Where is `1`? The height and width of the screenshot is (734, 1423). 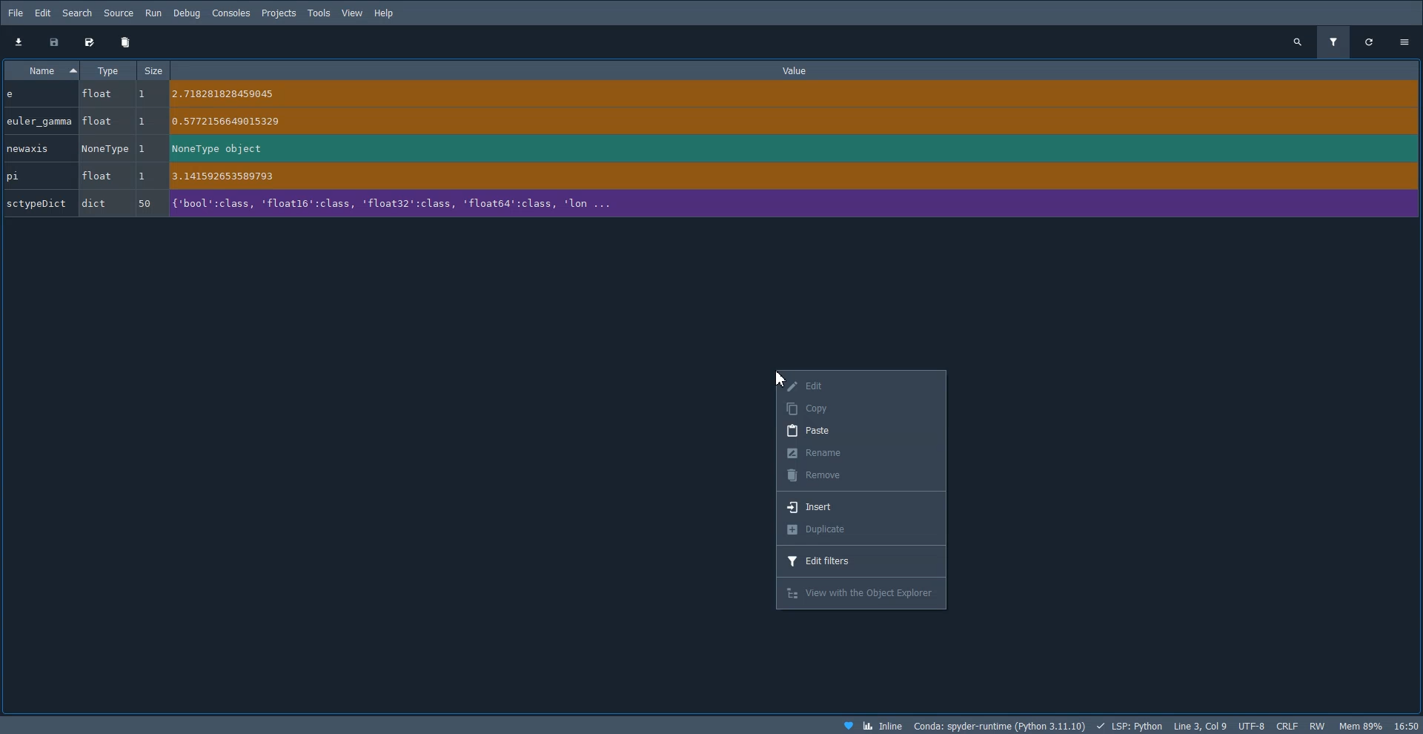
1 is located at coordinates (142, 120).